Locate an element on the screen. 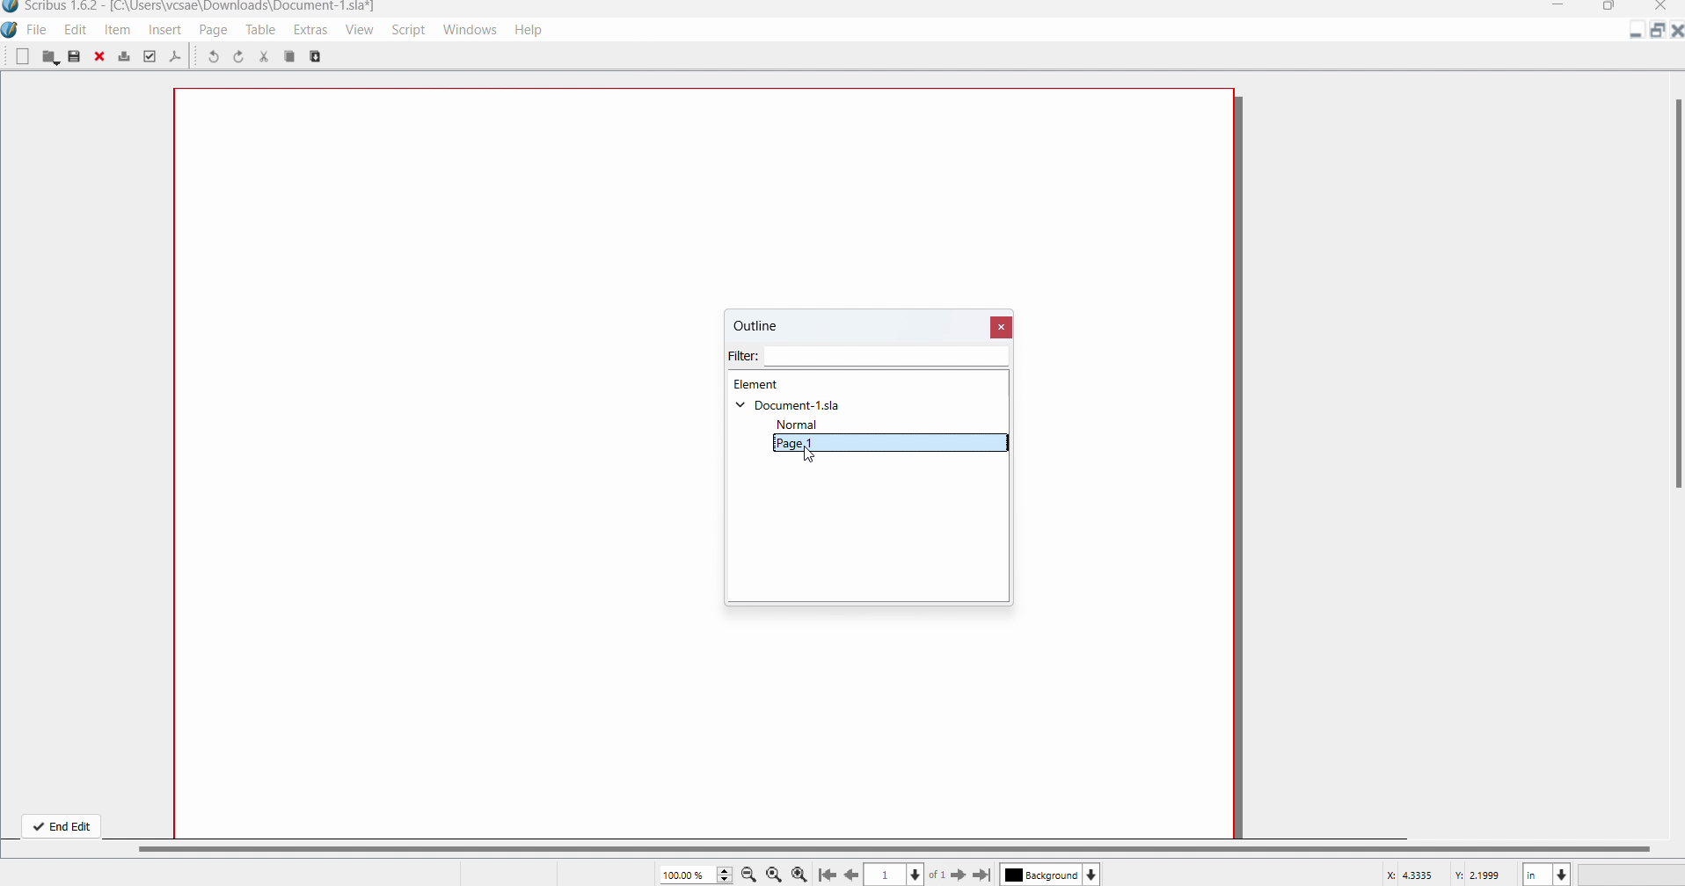 The height and width of the screenshot is (886, 1685). page 1 is located at coordinates (890, 444).